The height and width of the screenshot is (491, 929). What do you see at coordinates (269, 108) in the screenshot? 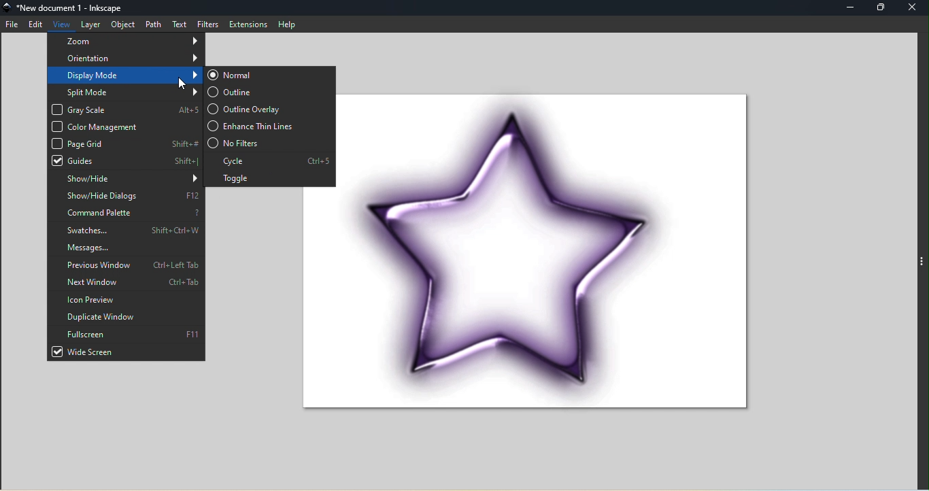
I see `Outline overlay` at bounding box center [269, 108].